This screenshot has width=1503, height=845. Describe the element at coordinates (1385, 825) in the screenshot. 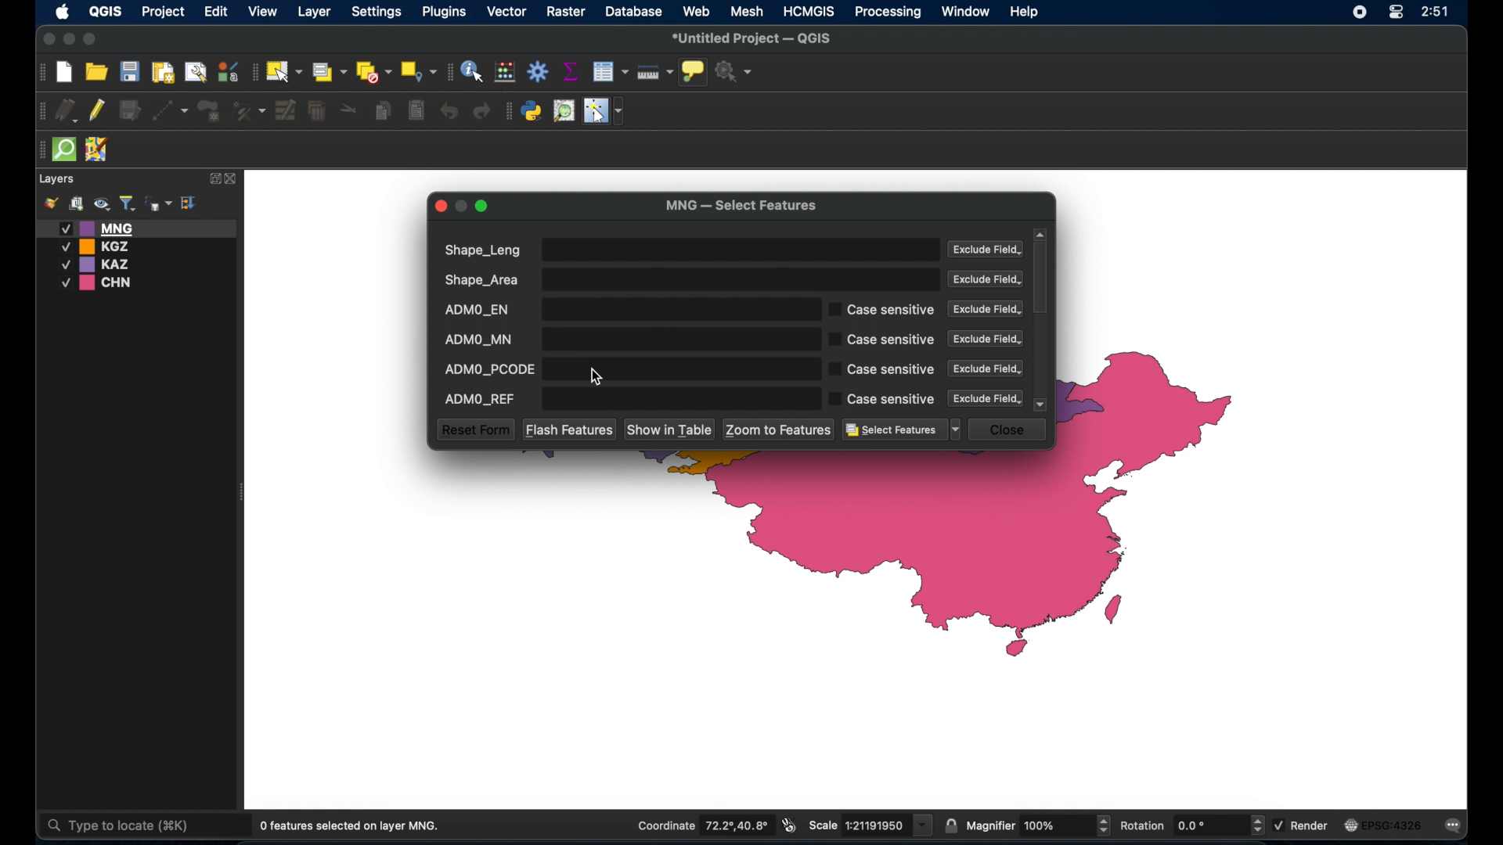

I see `EPSG:4326` at that location.